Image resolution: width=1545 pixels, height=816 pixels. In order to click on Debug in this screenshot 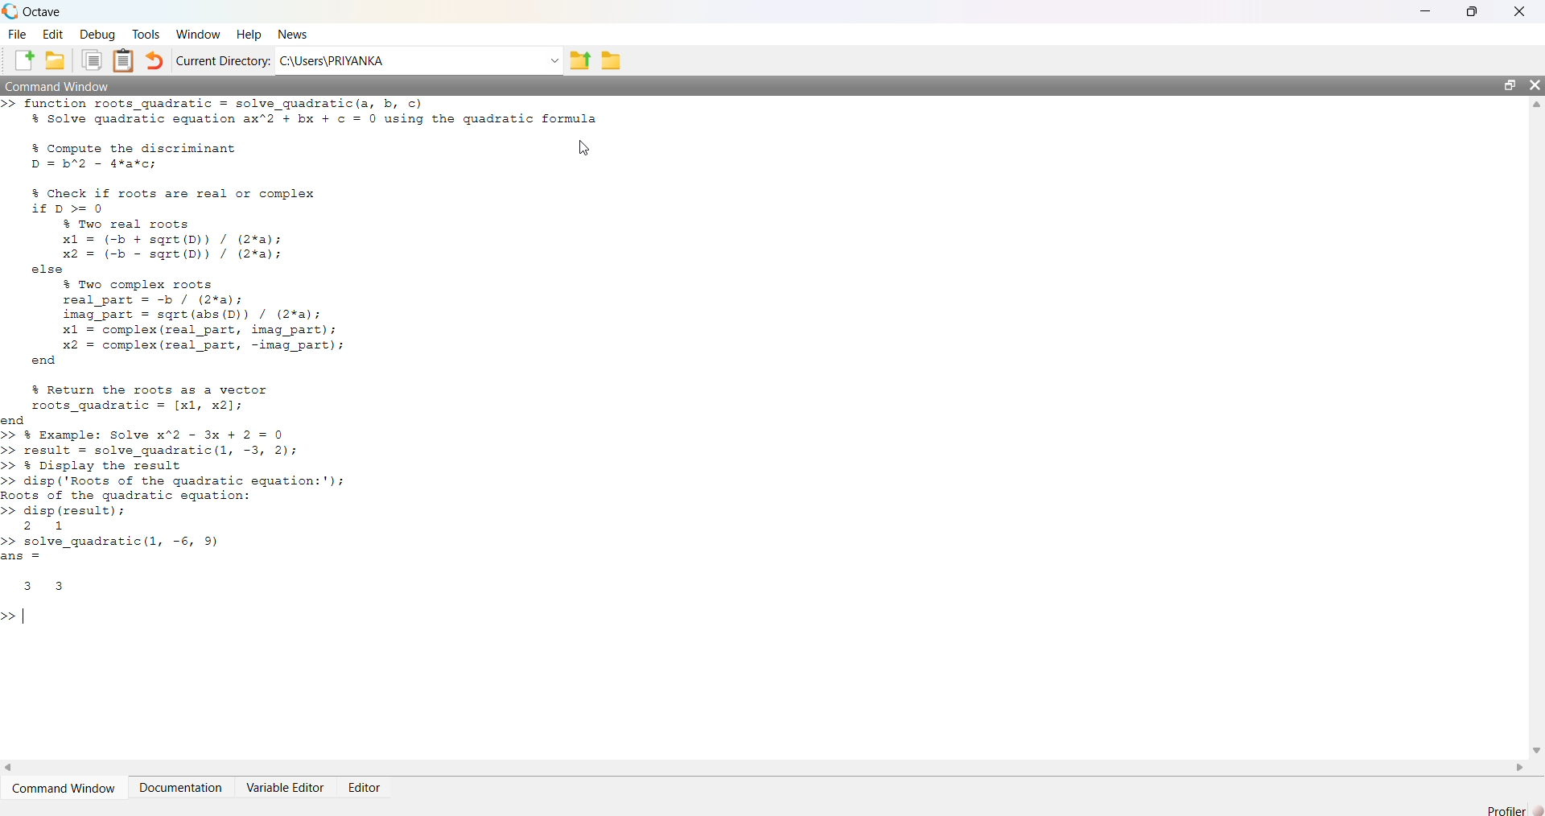, I will do `click(96, 33)`.